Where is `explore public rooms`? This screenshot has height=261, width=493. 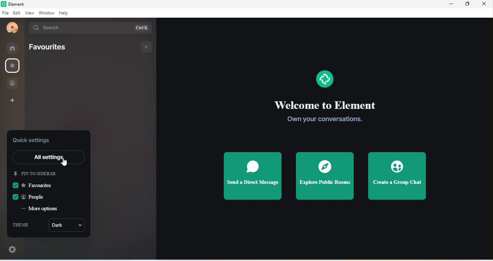
explore public rooms is located at coordinates (327, 178).